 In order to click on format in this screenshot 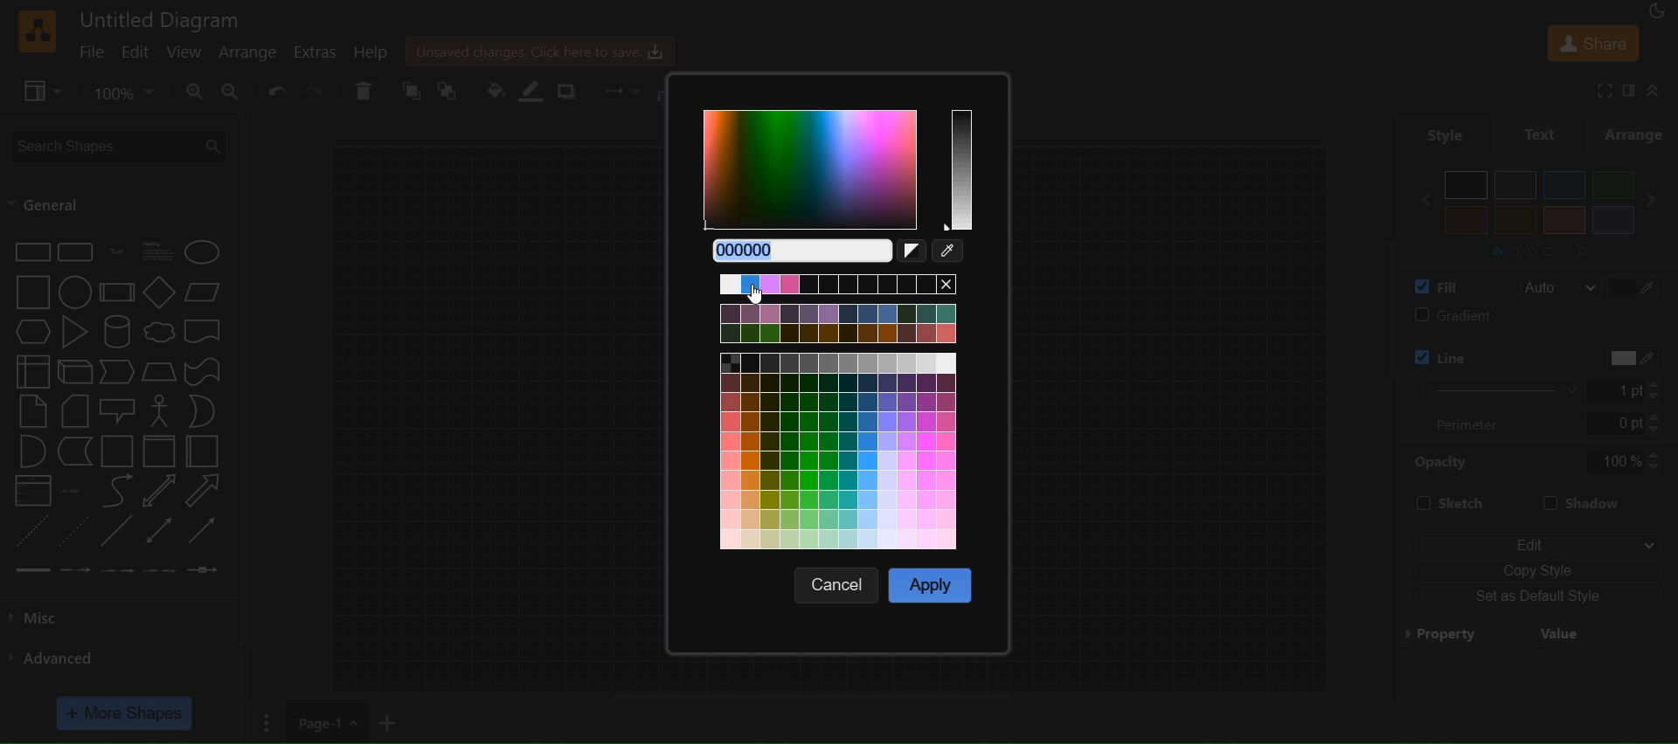, I will do `click(1631, 91)`.